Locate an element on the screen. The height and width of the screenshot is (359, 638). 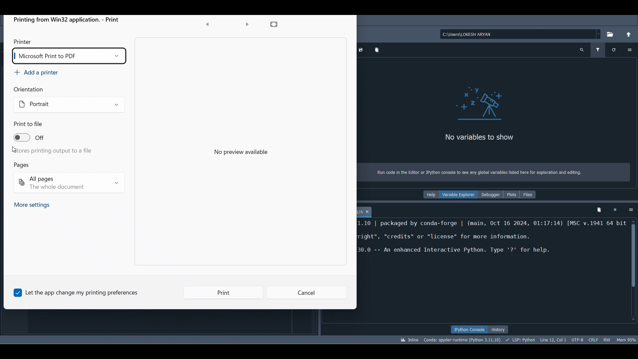
Print to file is located at coordinates (29, 125).